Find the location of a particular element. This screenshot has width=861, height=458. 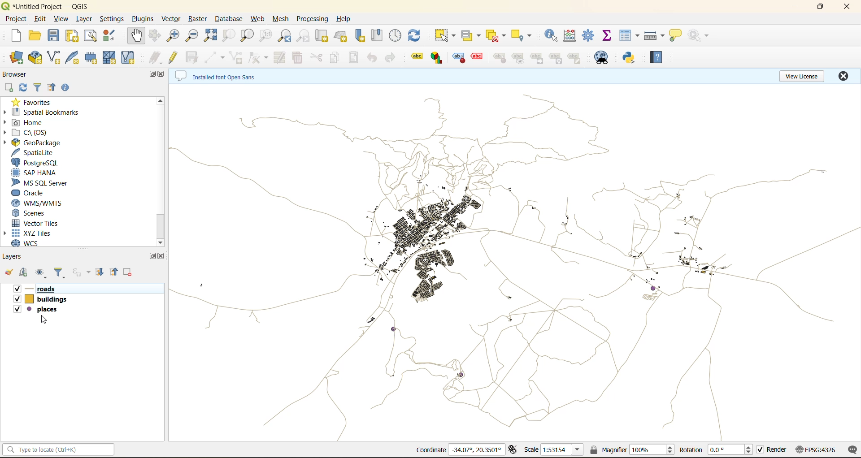

deselect value is located at coordinates (496, 35).